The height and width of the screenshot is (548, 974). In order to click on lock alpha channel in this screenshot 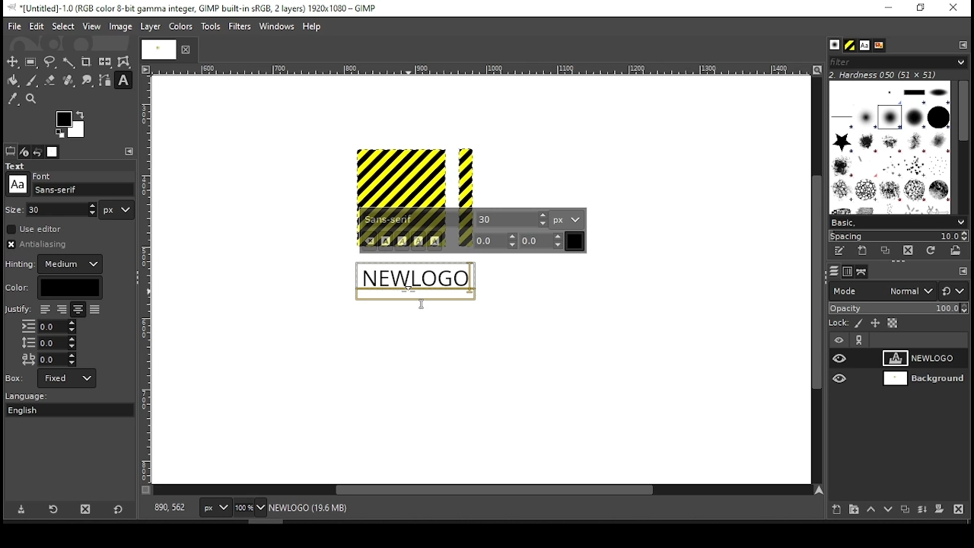, I will do `click(892, 323)`.